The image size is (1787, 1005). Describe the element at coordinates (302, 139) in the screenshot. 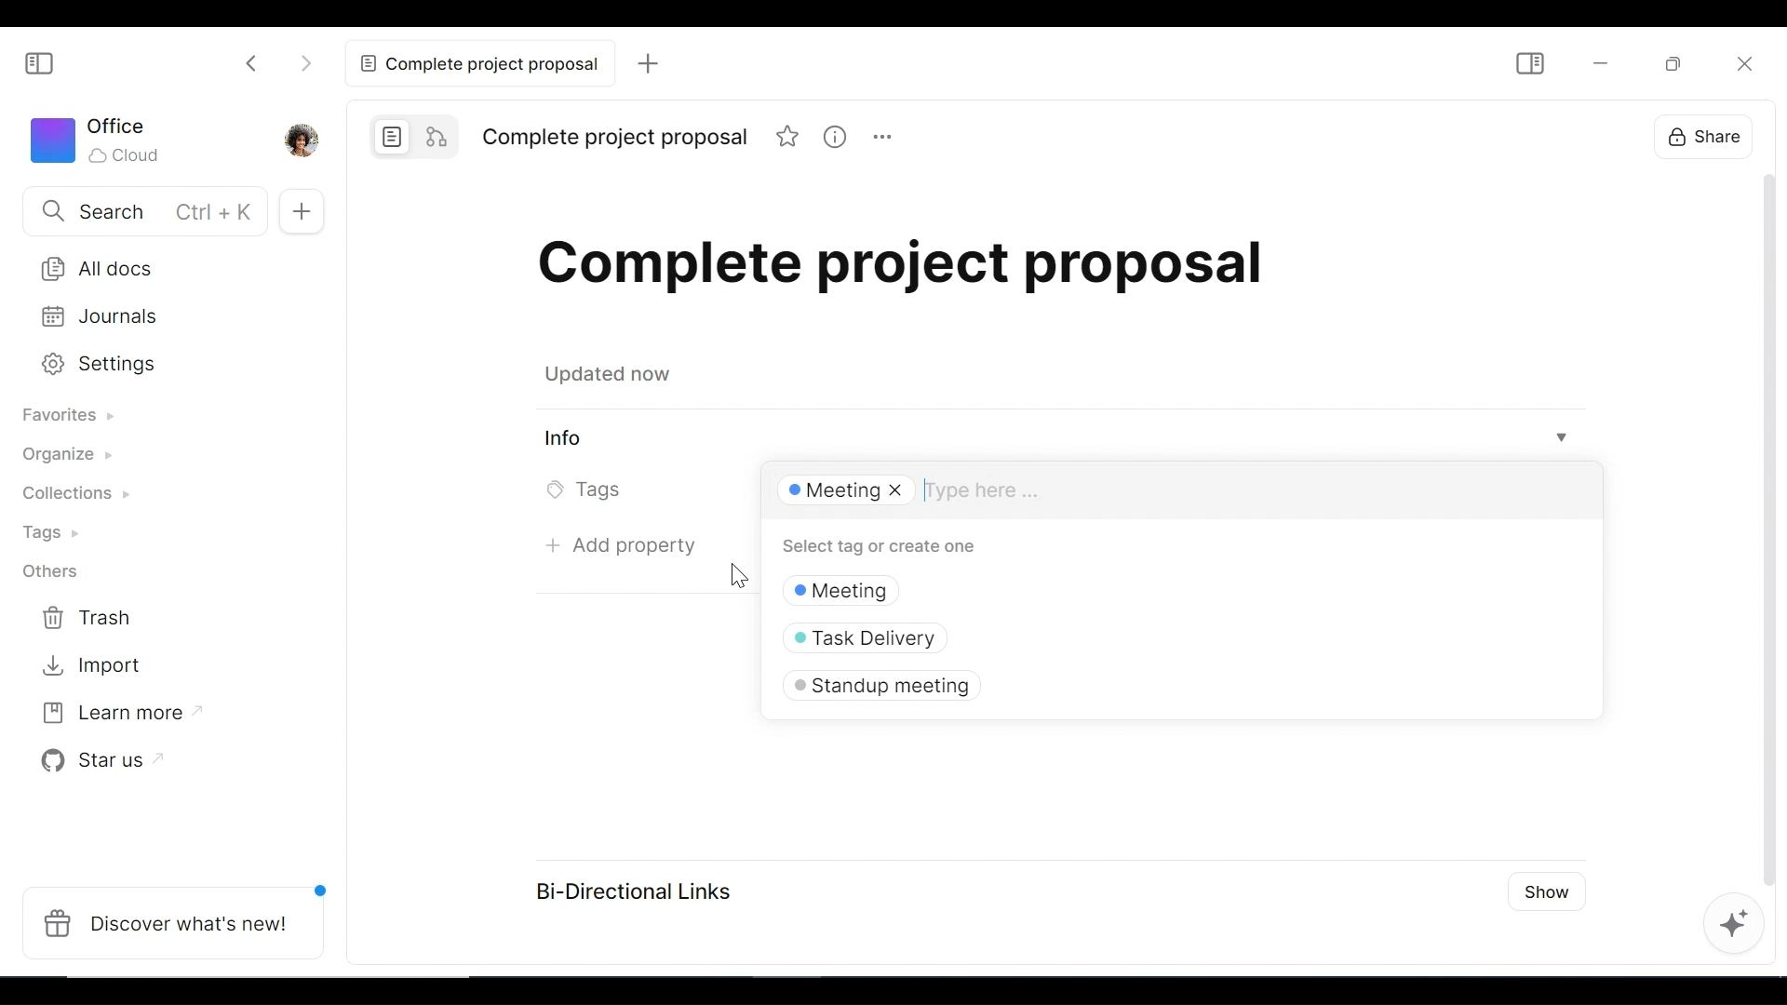

I see `Profile picture` at that location.